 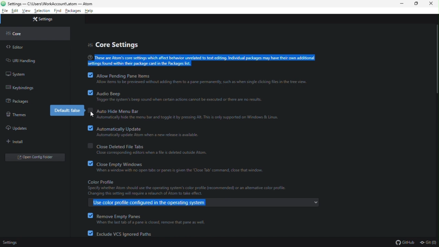 What do you see at coordinates (89, 93) in the screenshot?
I see `checkbox` at bounding box center [89, 93].